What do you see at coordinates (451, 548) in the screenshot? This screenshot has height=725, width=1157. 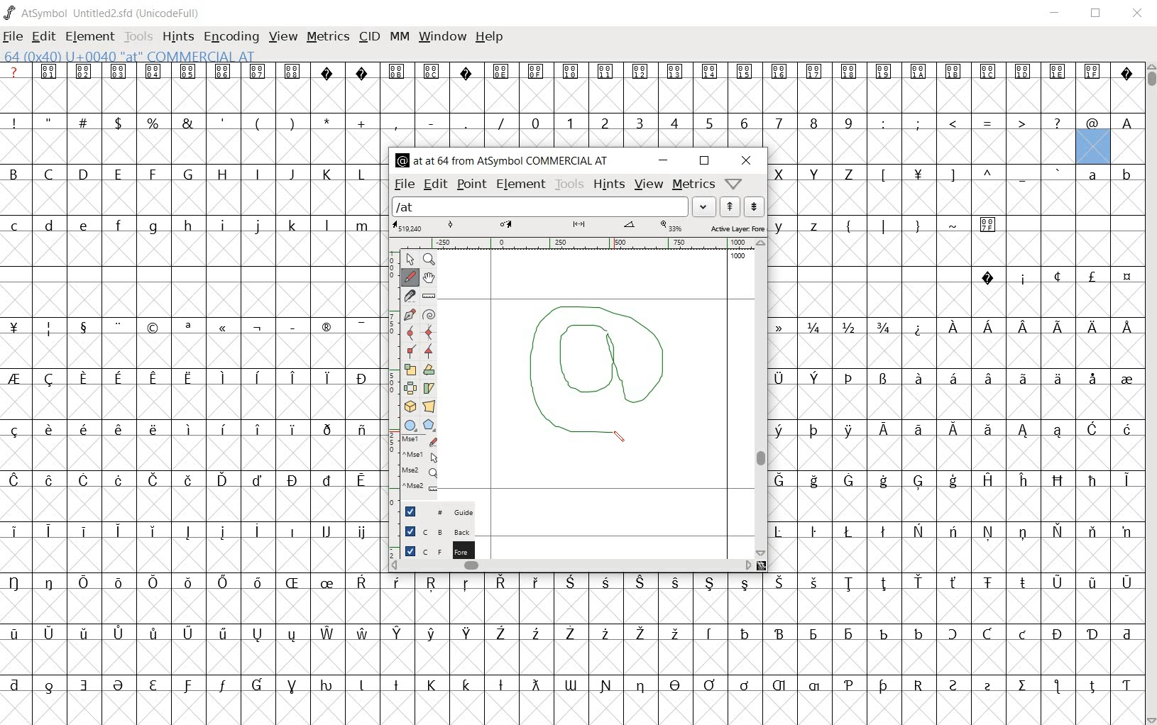 I see `foreground` at bounding box center [451, 548].